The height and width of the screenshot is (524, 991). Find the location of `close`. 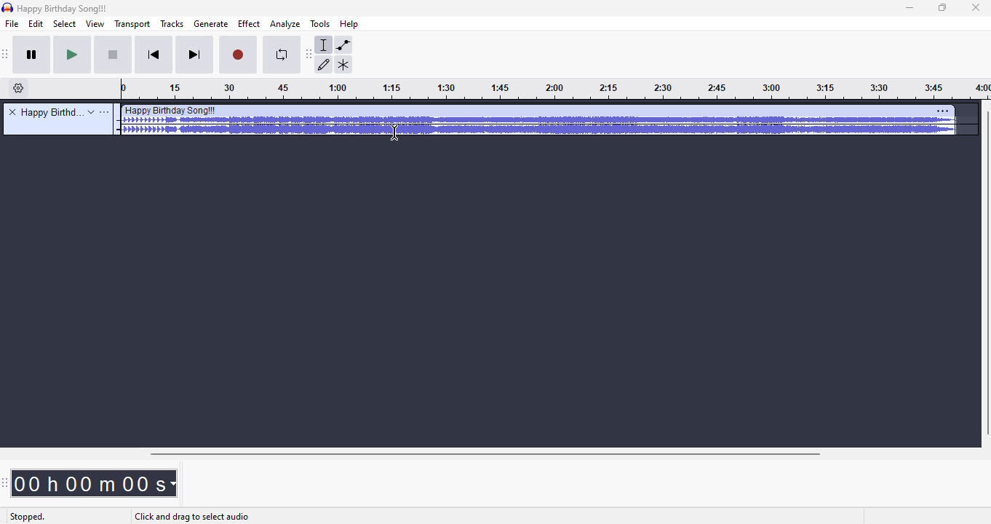

close is located at coordinates (976, 8).